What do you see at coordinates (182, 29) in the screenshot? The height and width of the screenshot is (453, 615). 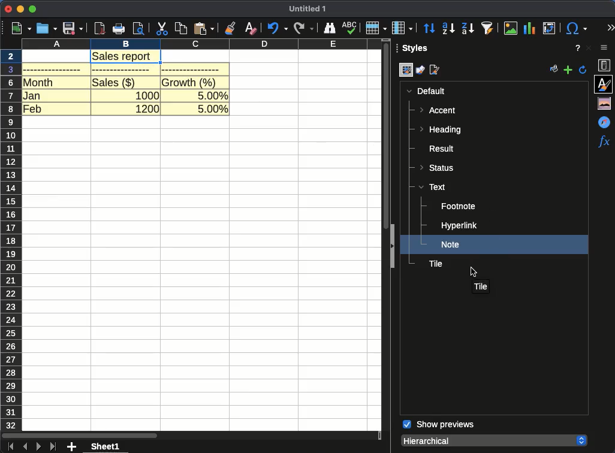 I see `copy` at bounding box center [182, 29].